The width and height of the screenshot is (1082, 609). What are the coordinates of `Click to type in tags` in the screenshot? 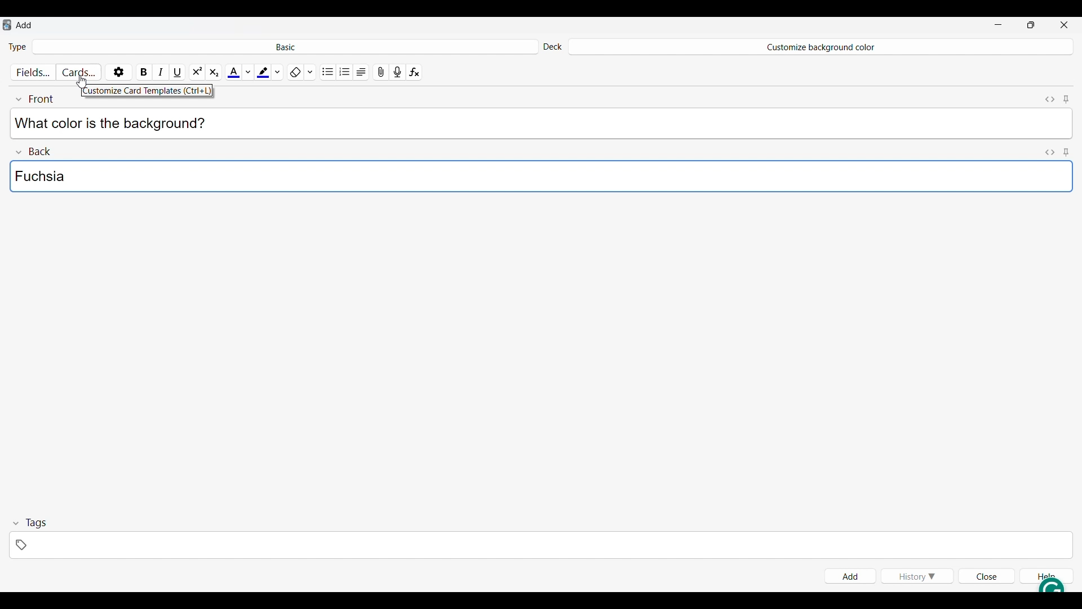 It's located at (540, 545).